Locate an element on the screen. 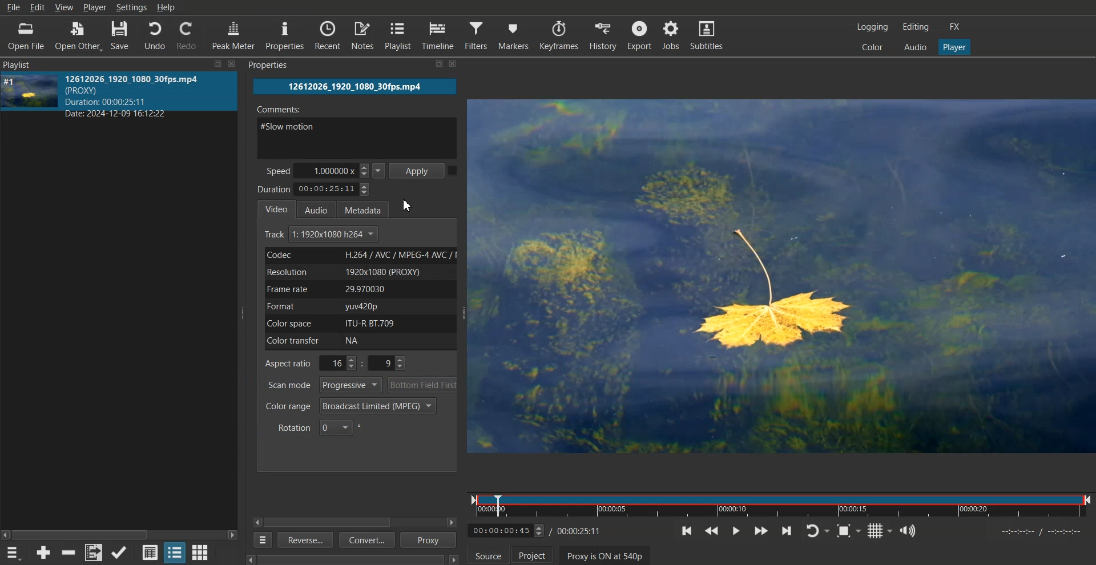 The width and height of the screenshot is (1096, 565). Project is located at coordinates (532, 554).